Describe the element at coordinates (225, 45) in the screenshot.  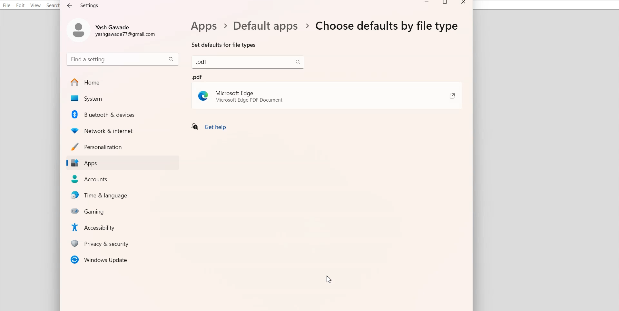
I see `Set defaults for file` at that location.